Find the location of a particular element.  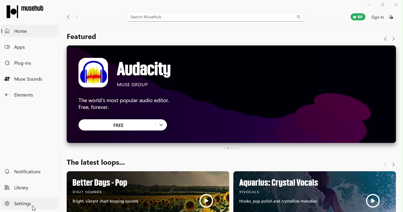

Plug-ins is located at coordinates (19, 64).